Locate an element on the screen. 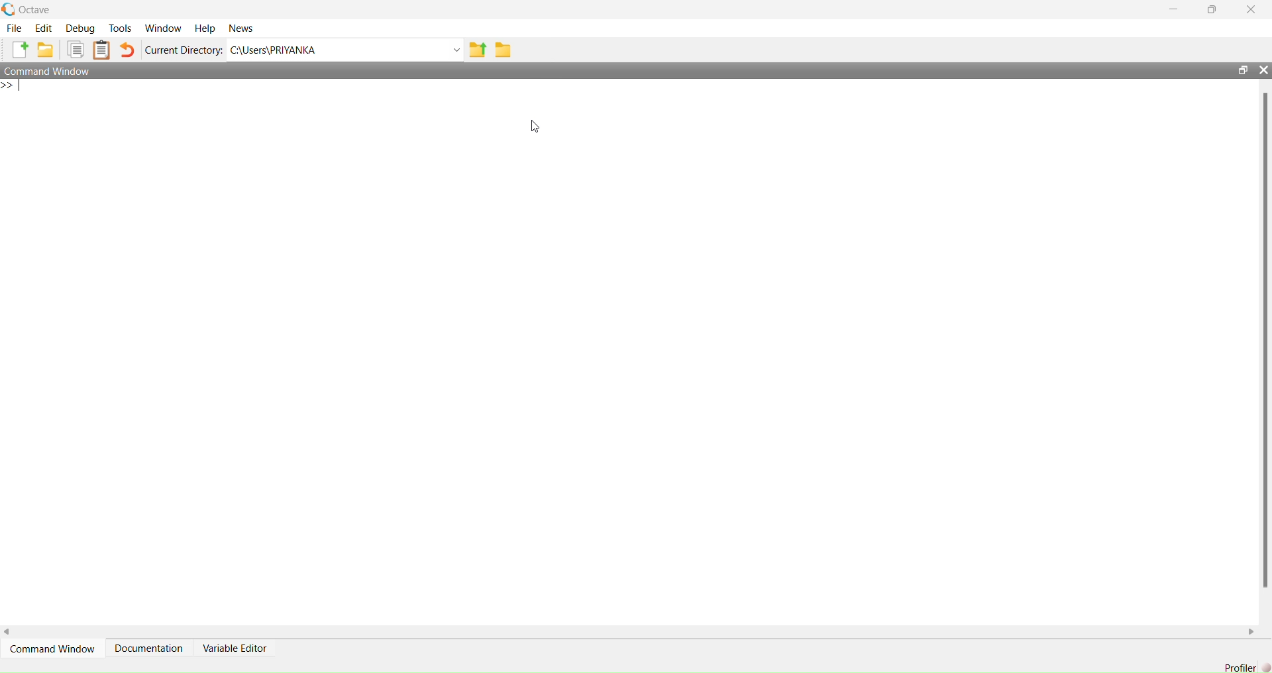 The image size is (1272, 673). restore is located at coordinates (1243, 70).